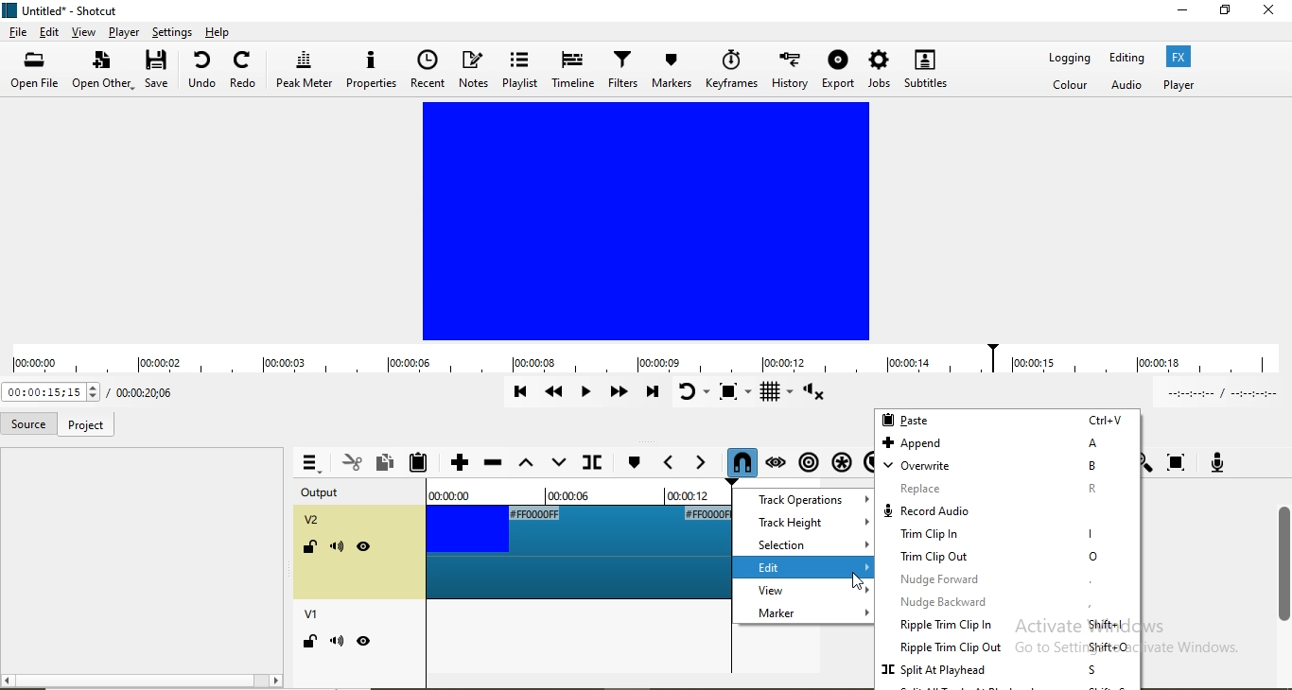 The image size is (1292, 690). I want to click on export, so click(839, 69).